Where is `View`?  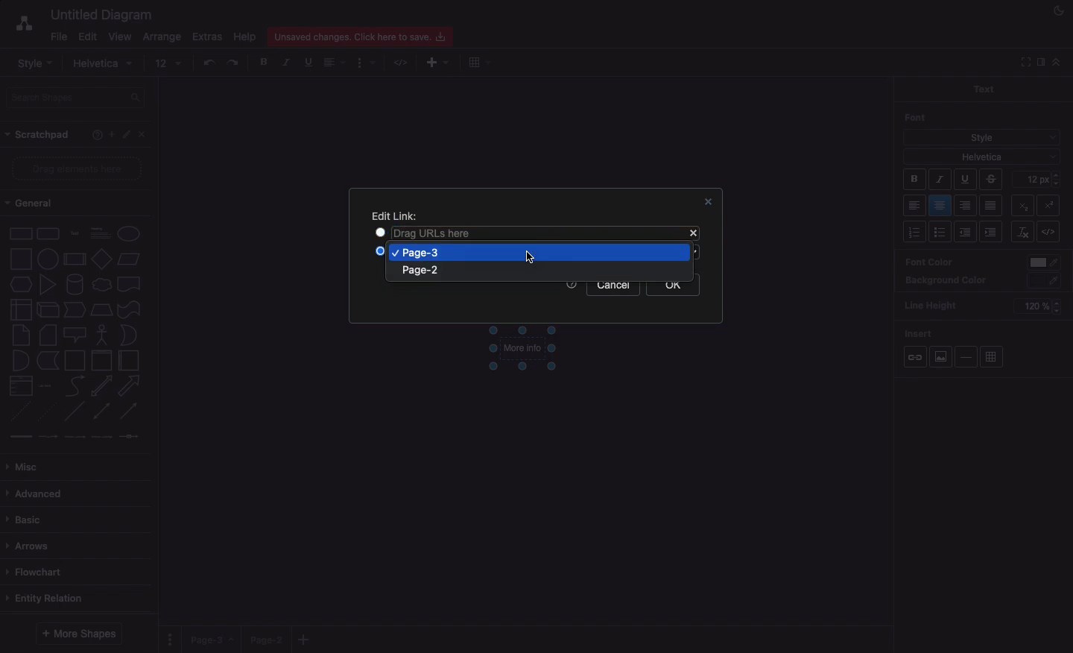
View is located at coordinates (118, 34).